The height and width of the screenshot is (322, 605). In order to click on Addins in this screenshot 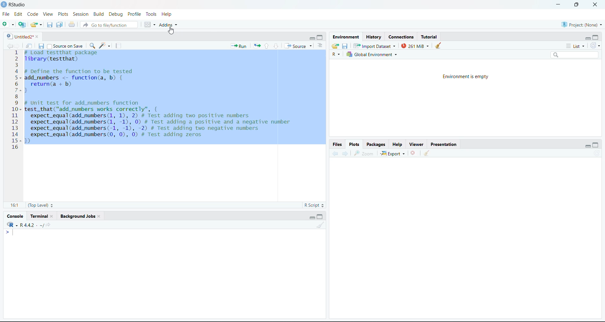, I will do `click(169, 25)`.